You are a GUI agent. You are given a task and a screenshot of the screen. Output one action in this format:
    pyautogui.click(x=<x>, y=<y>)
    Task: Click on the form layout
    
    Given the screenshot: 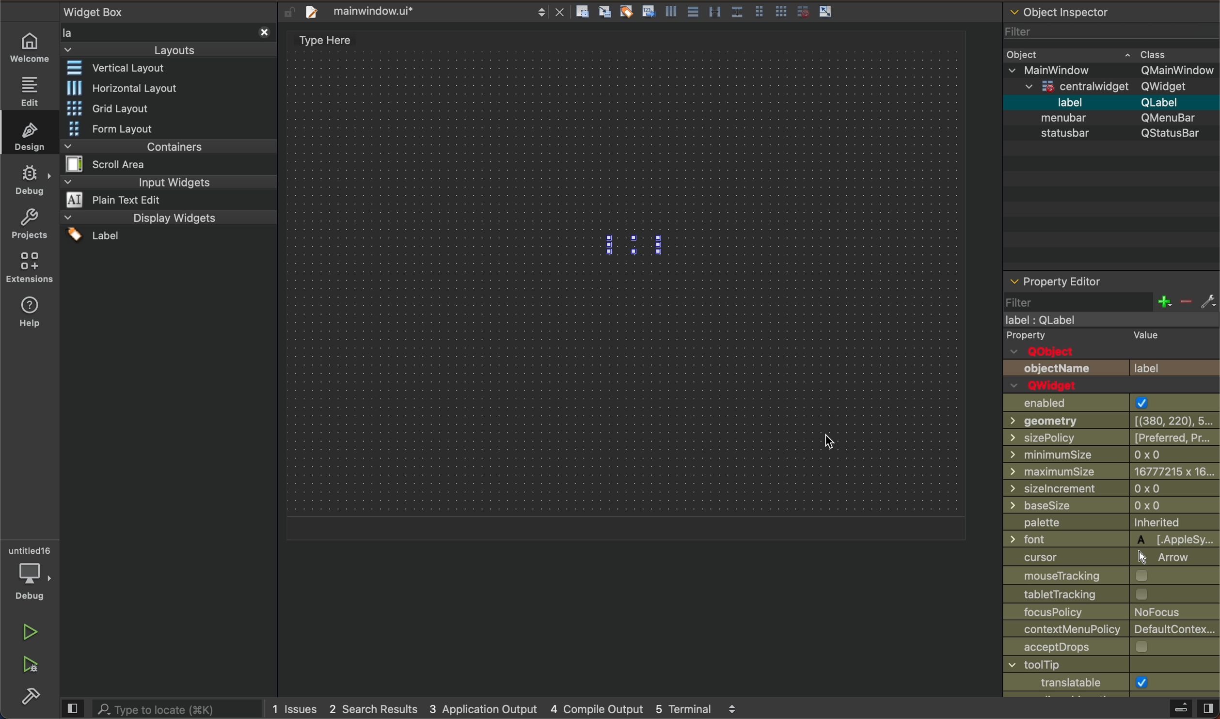 What is the action you would take?
    pyautogui.click(x=134, y=128)
    